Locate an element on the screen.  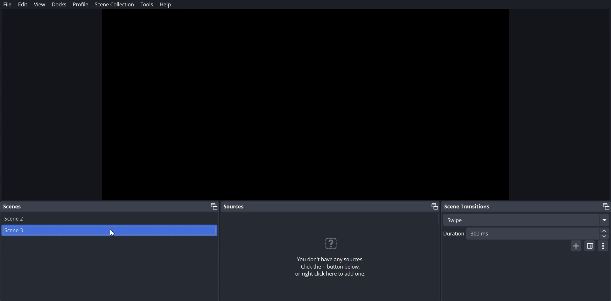
Scene Collection is located at coordinates (114, 4).